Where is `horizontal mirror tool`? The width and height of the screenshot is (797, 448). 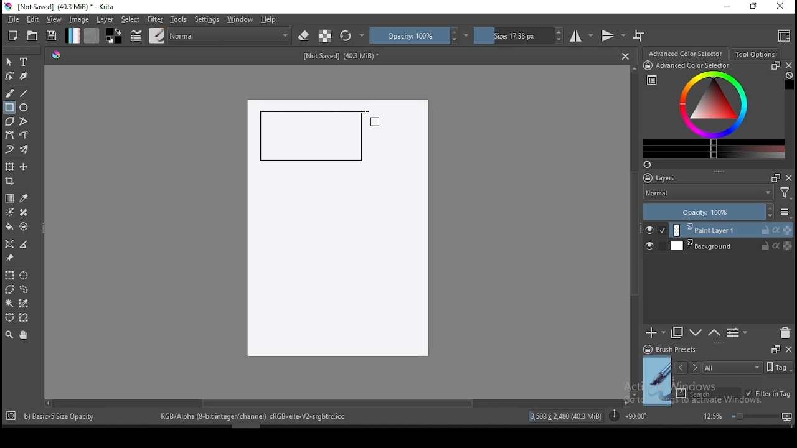 horizontal mirror tool is located at coordinates (582, 35).